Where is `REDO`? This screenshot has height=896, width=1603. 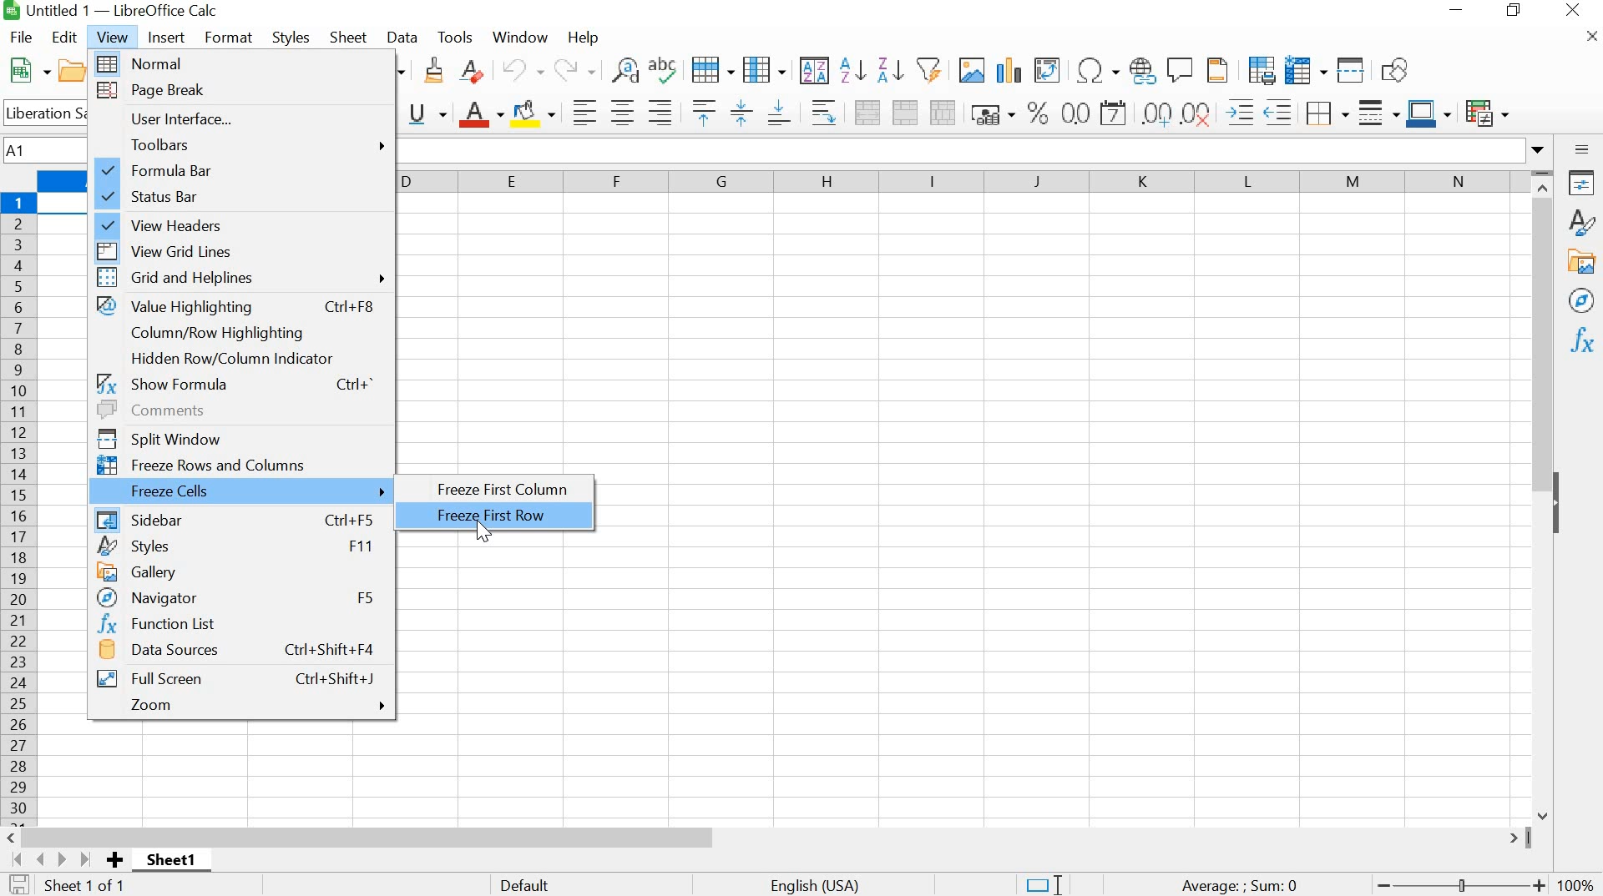
REDO is located at coordinates (574, 70).